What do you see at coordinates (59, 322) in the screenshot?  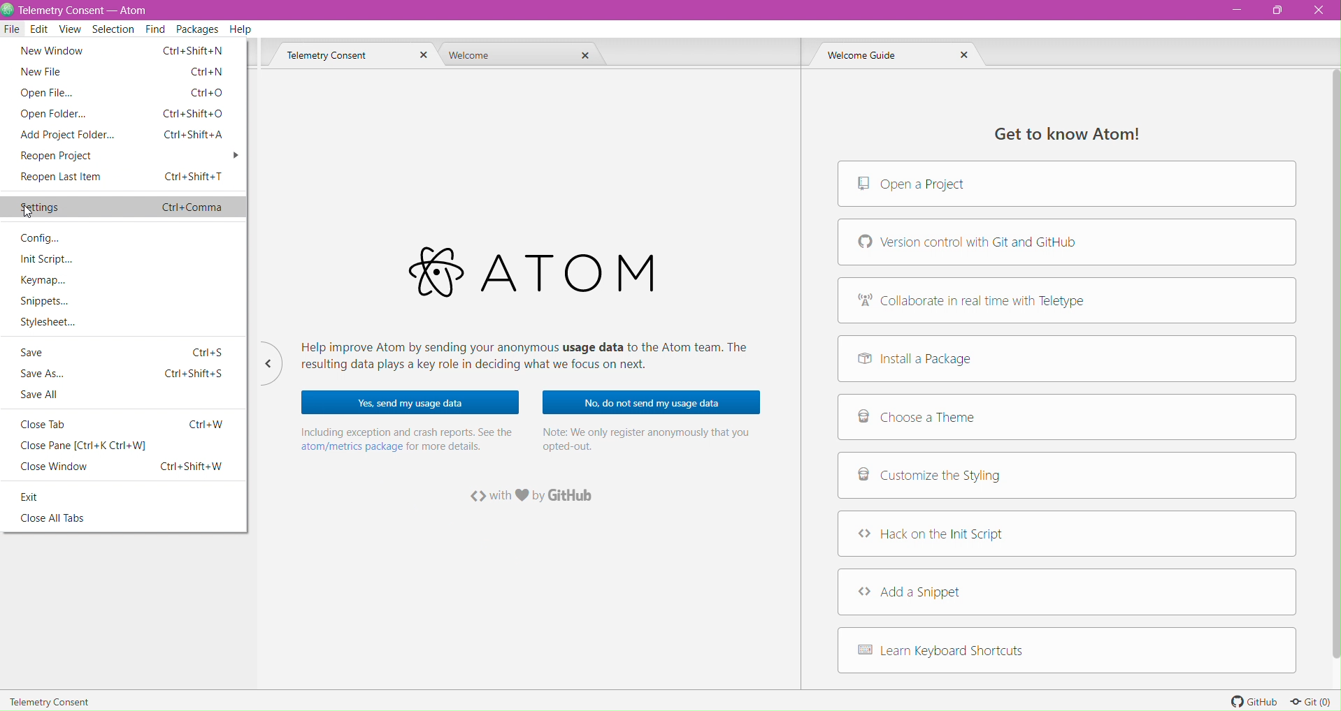 I see `Stylesheet` at bounding box center [59, 322].